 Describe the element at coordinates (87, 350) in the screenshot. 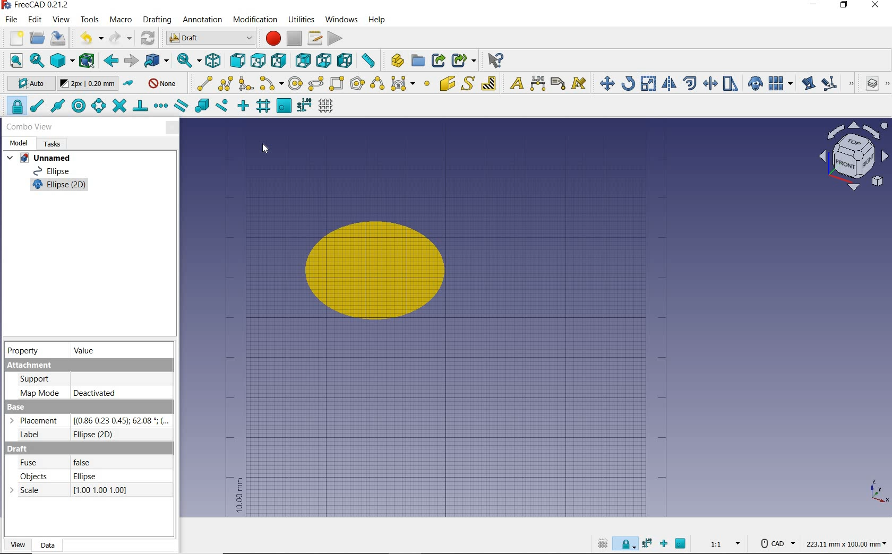

I see `value` at that location.